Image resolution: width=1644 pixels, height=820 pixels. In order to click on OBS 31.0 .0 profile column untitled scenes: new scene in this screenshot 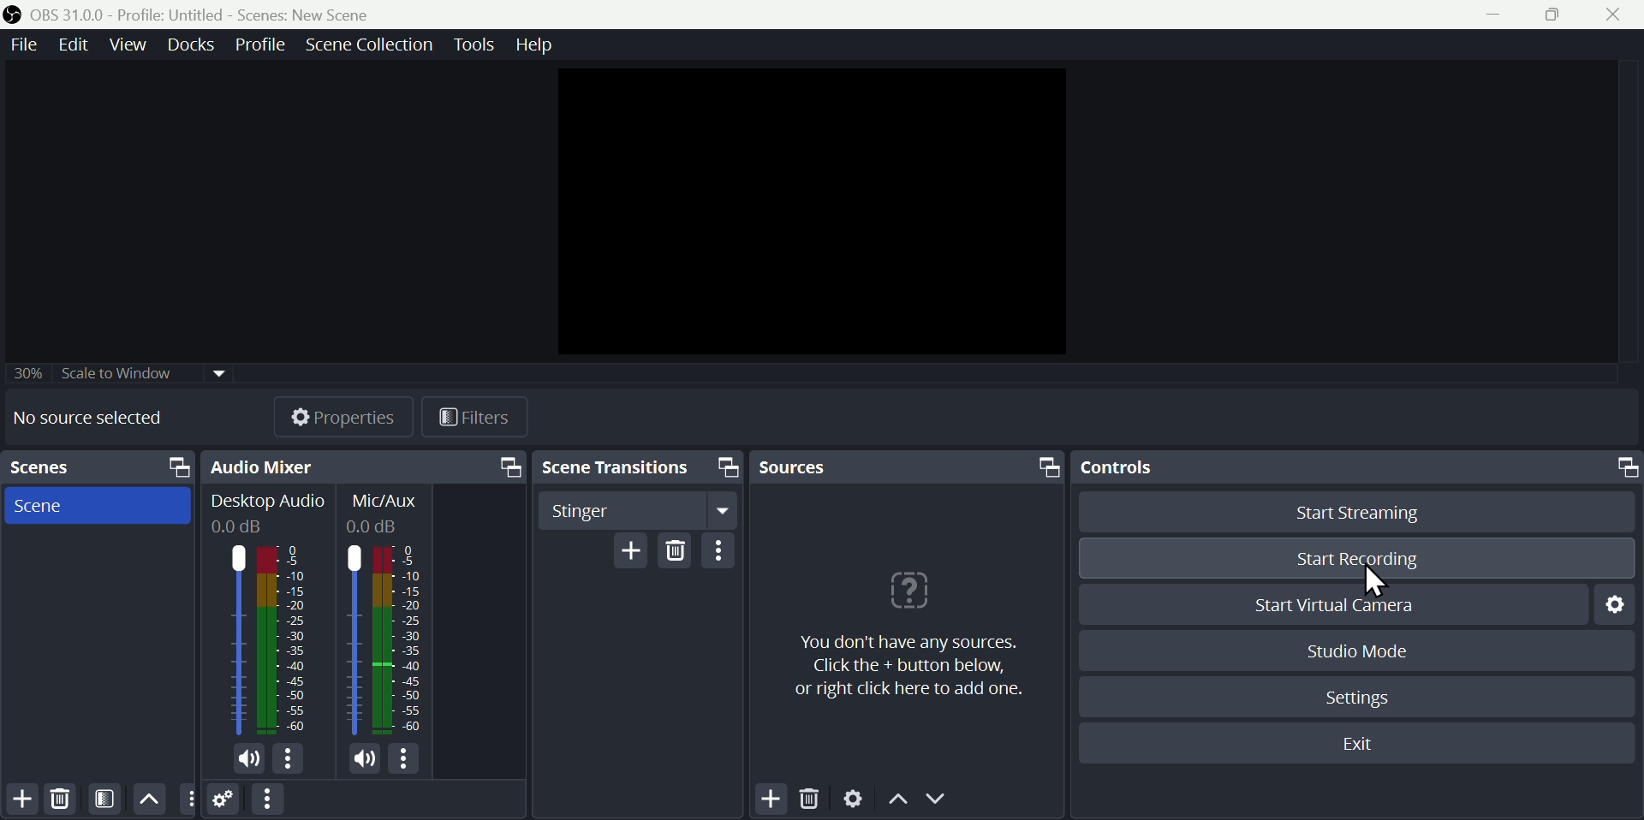, I will do `click(217, 14)`.